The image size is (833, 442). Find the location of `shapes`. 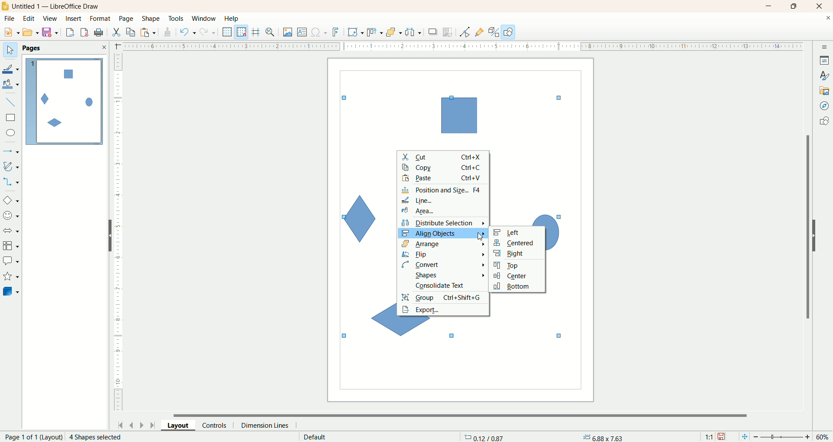

shapes is located at coordinates (444, 274).